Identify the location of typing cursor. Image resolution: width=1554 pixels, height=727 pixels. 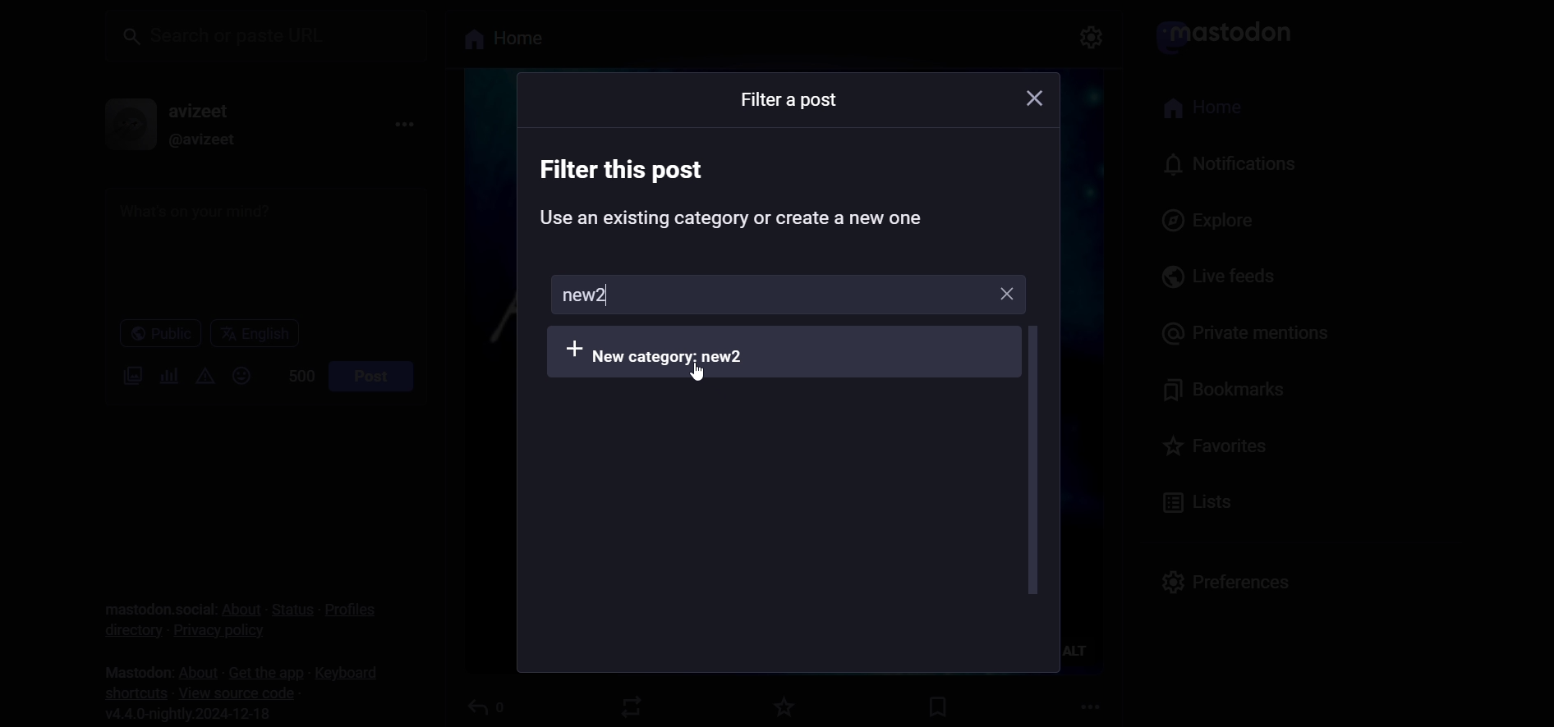
(607, 288).